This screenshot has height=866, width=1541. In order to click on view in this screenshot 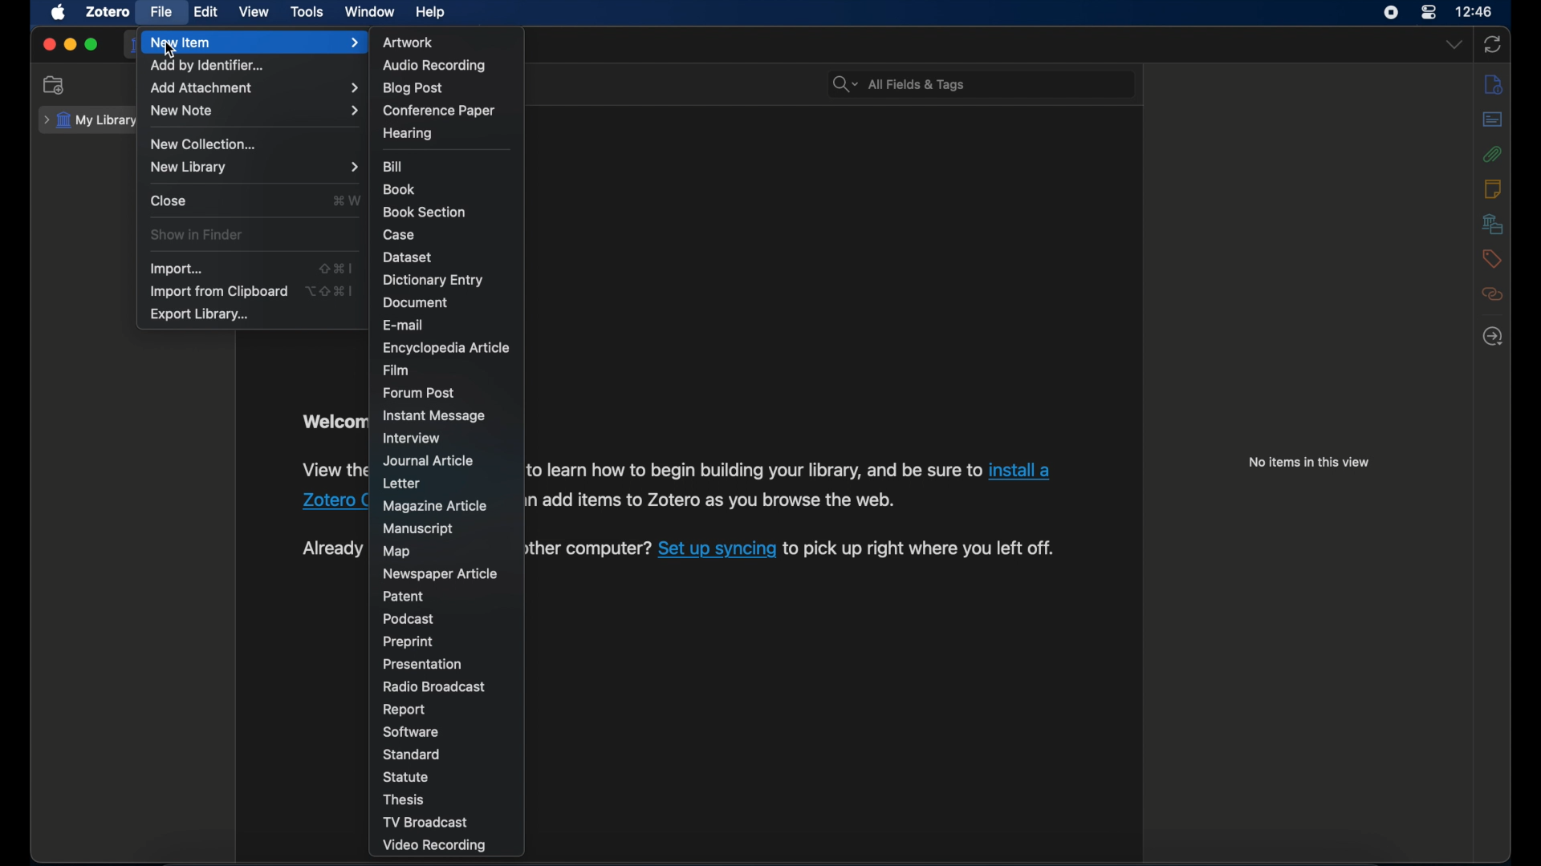, I will do `click(254, 13)`.